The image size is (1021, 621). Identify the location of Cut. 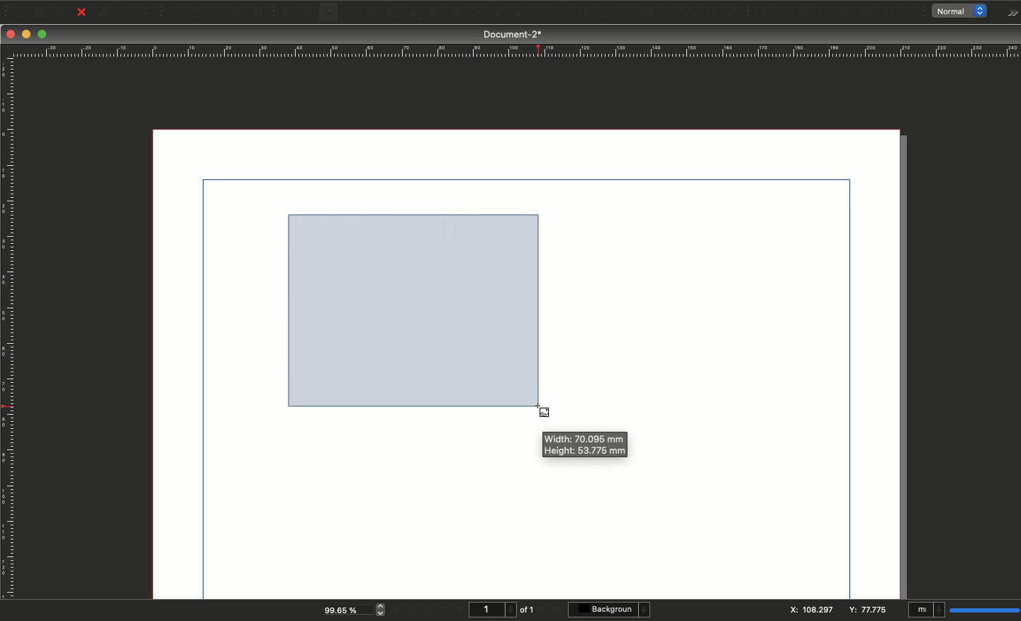
(216, 13).